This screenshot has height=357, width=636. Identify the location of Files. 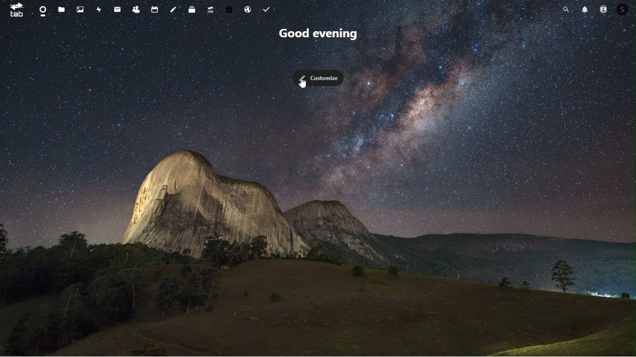
(59, 9).